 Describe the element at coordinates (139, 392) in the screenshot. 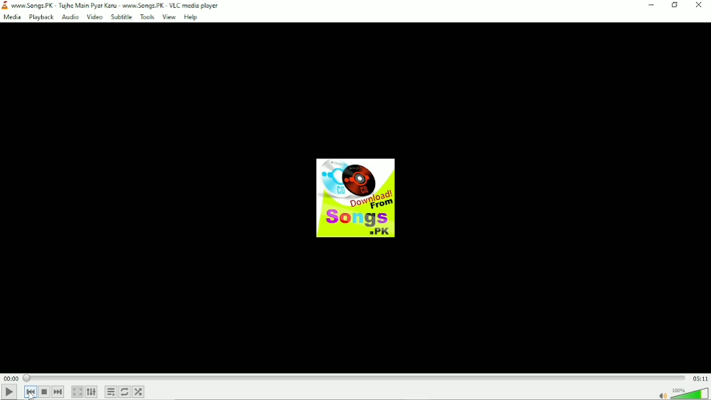

I see `Random` at that location.